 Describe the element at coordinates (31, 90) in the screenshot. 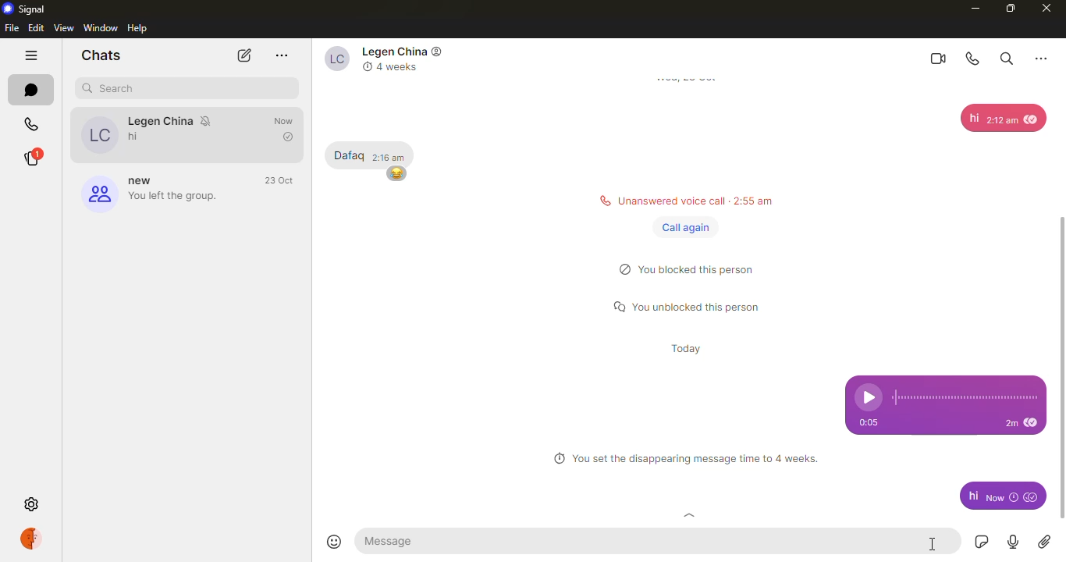

I see `chats` at that location.